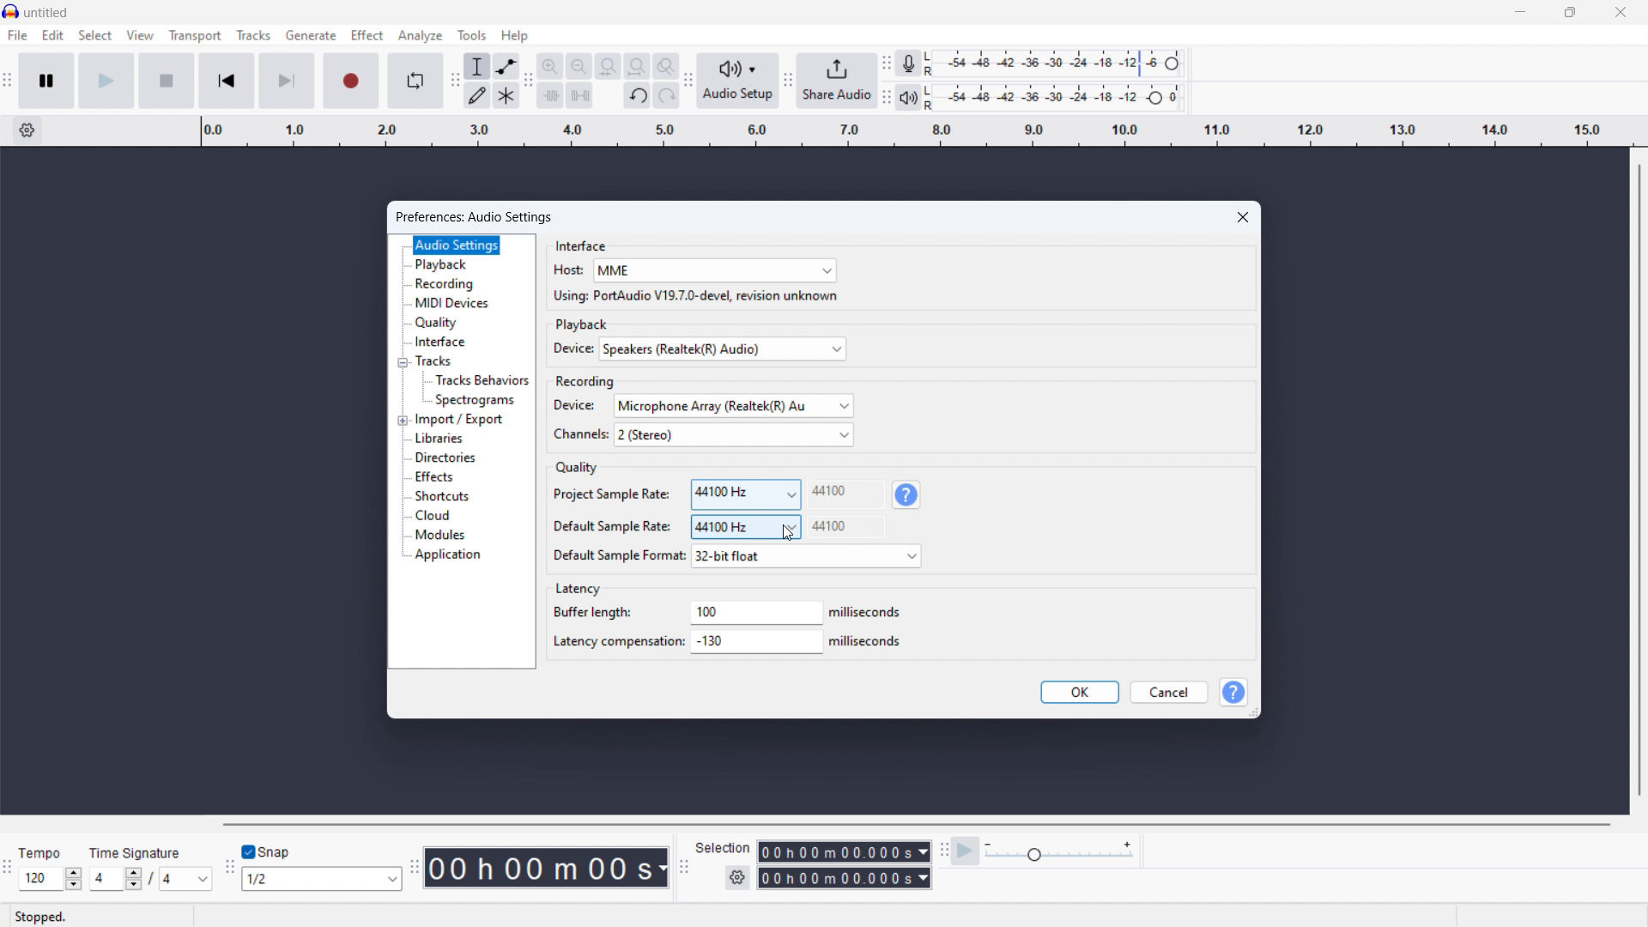  Describe the element at coordinates (528, 83) in the screenshot. I see `edit toolbar` at that location.